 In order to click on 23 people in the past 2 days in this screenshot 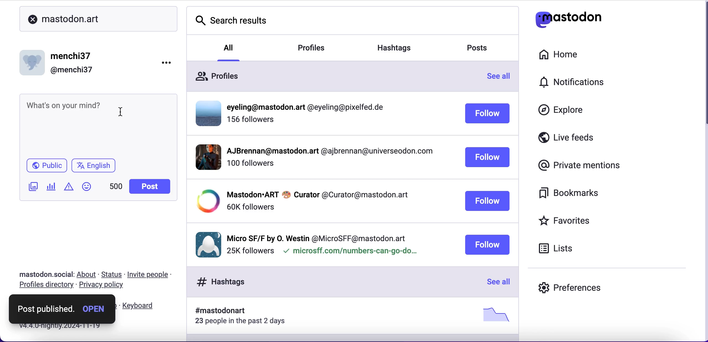, I will do `click(244, 322)`.